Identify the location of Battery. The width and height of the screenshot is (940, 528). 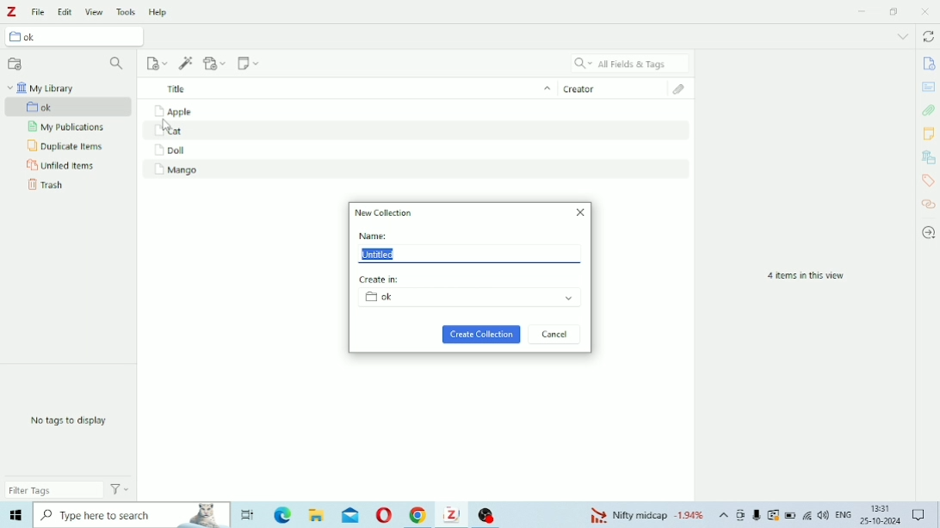
(790, 515).